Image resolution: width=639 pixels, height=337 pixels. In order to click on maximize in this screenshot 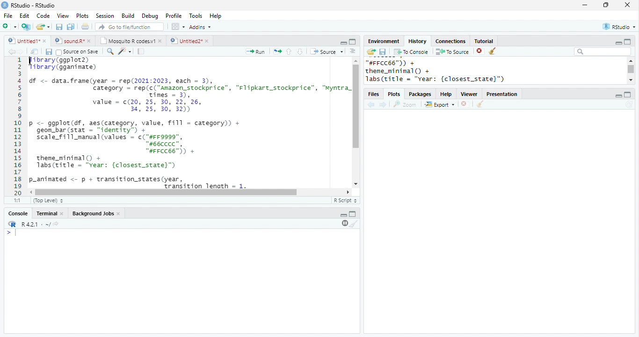, I will do `click(628, 41)`.